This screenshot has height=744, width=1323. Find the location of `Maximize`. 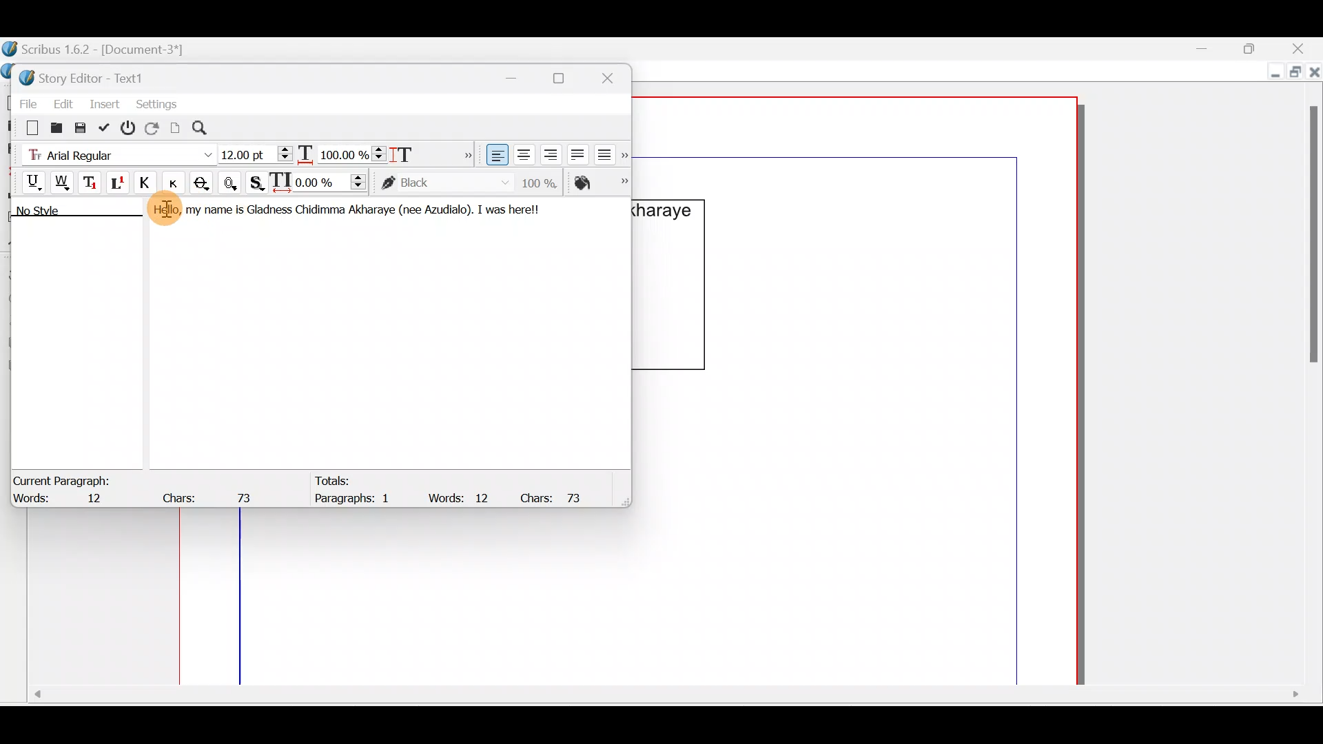

Maximize is located at coordinates (567, 78).